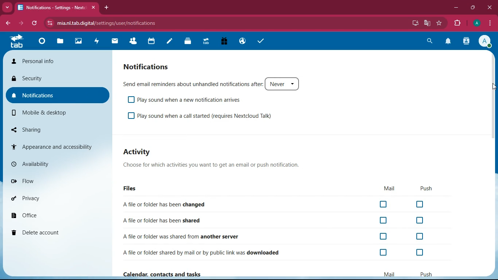 Image resolution: width=498 pixels, height=280 pixels. Describe the element at coordinates (138, 153) in the screenshot. I see `activity` at that location.